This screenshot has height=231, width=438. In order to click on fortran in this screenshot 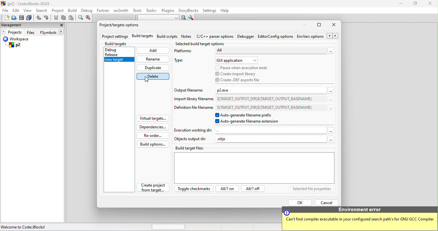, I will do `click(104, 12)`.